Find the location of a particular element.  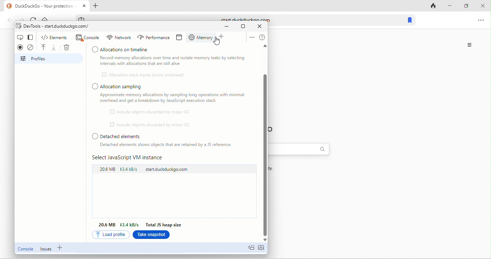

Appropriate memory allocations by sampling long operations is located at coordinates (176, 99).